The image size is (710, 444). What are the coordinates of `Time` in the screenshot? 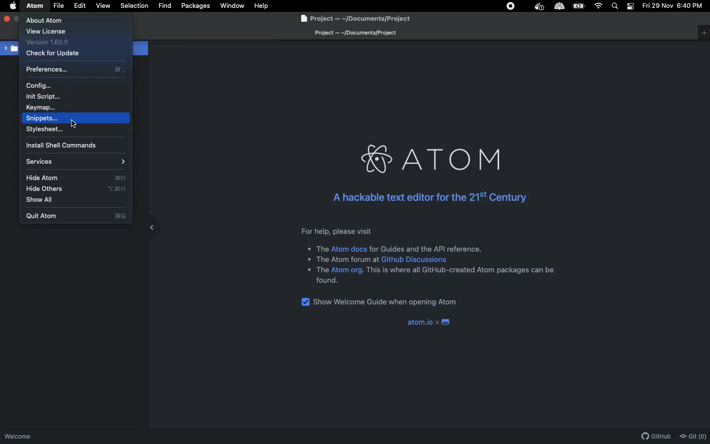 It's located at (692, 6).